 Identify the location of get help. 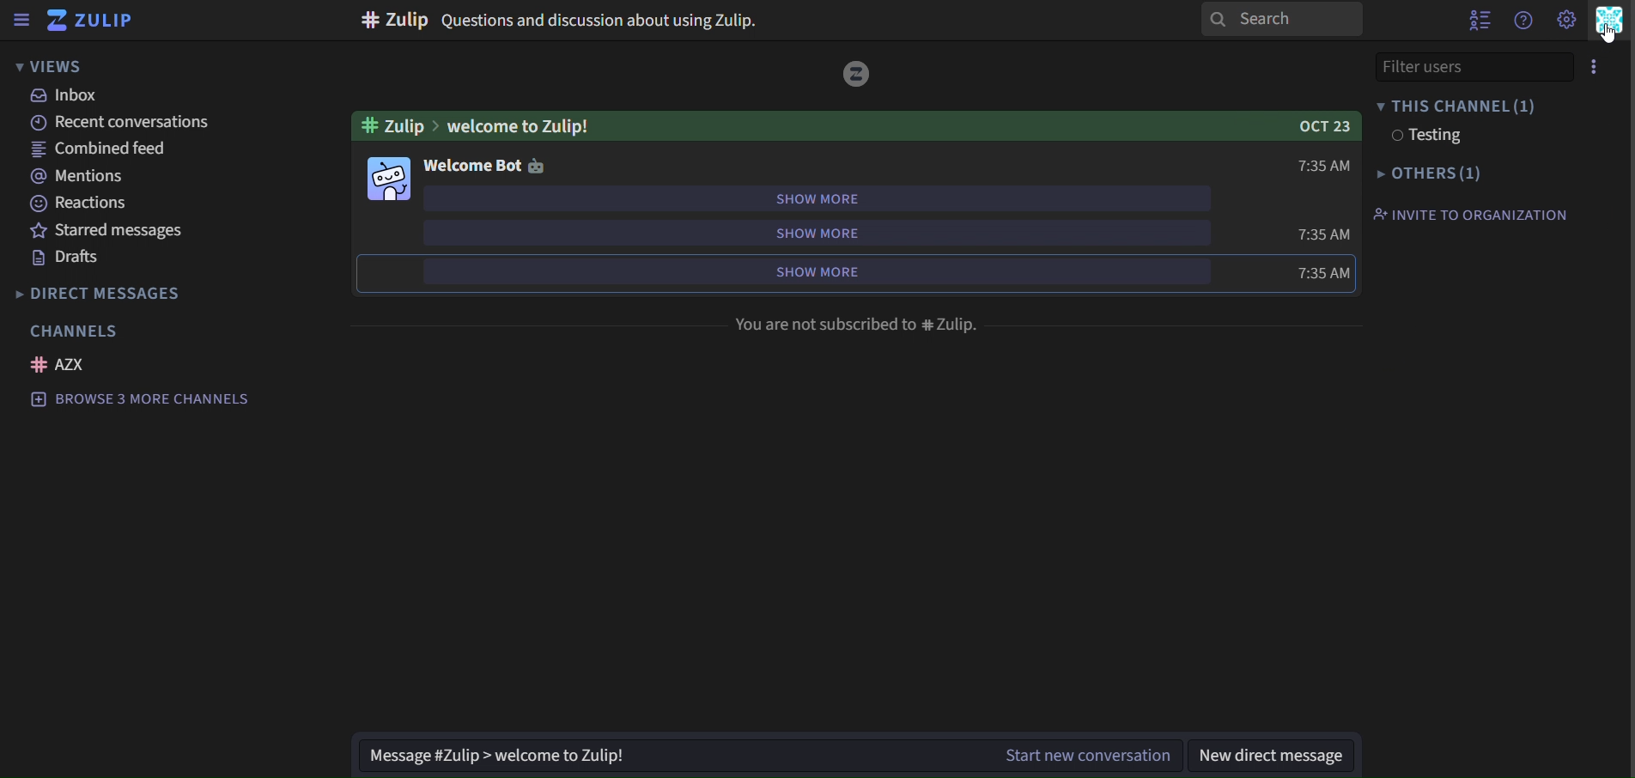
(1523, 21).